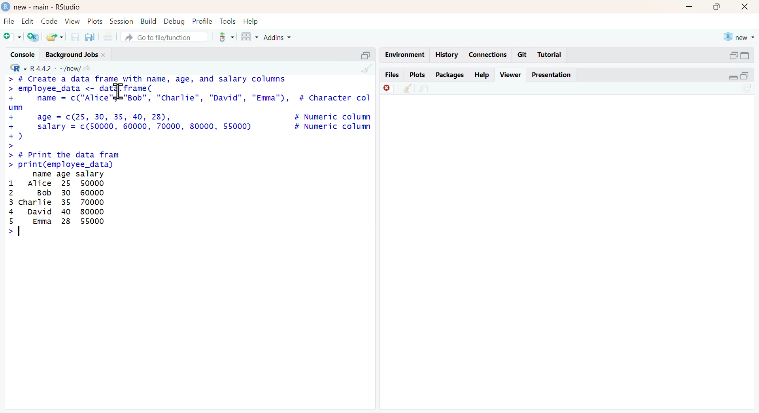 The width and height of the screenshot is (759, 413). What do you see at coordinates (364, 68) in the screenshot?
I see `Clear console` at bounding box center [364, 68].